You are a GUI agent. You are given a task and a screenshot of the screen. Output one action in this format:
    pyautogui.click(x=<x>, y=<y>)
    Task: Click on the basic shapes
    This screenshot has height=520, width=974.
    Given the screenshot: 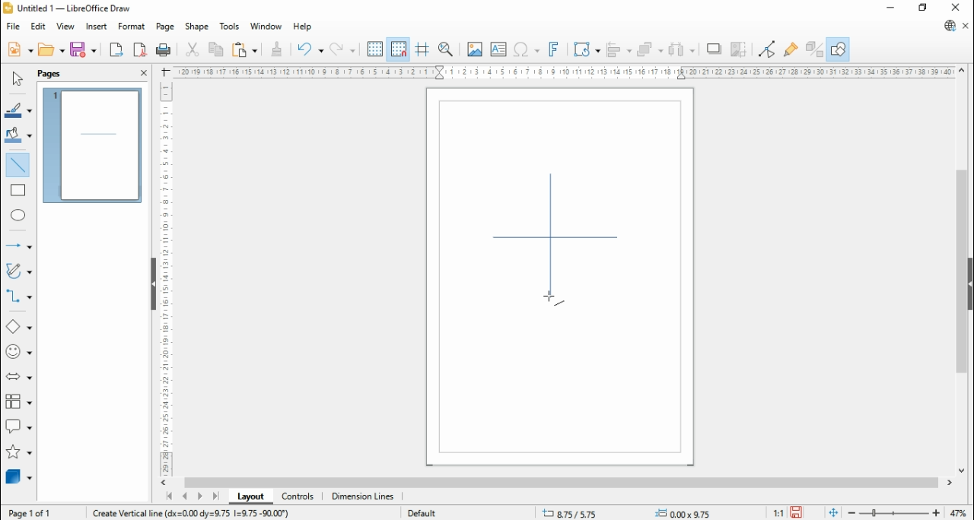 What is the action you would take?
    pyautogui.click(x=18, y=327)
    